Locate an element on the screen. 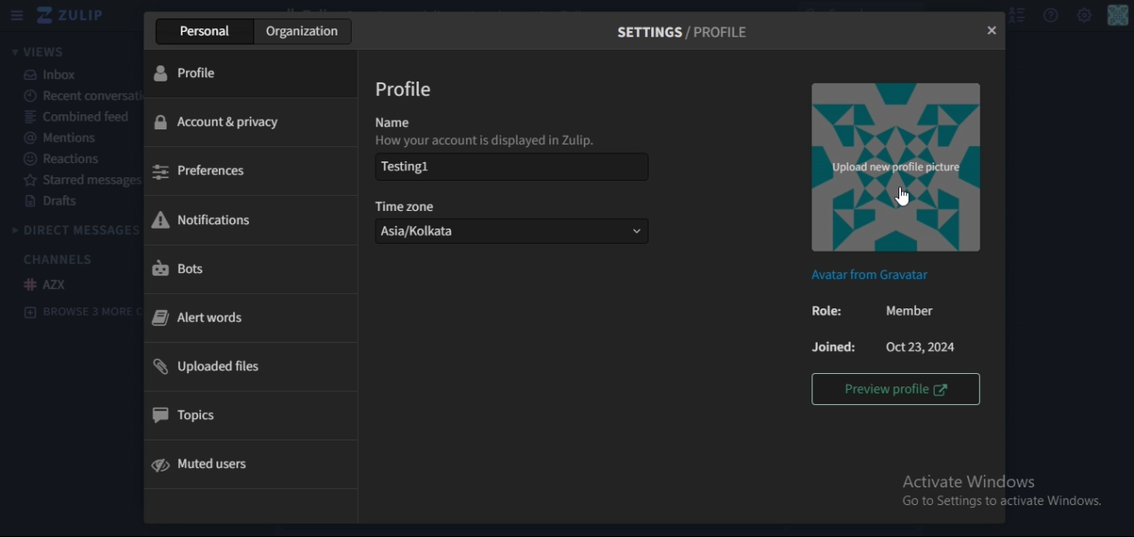 The image size is (1134, 537). personal menu is located at coordinates (1119, 16).